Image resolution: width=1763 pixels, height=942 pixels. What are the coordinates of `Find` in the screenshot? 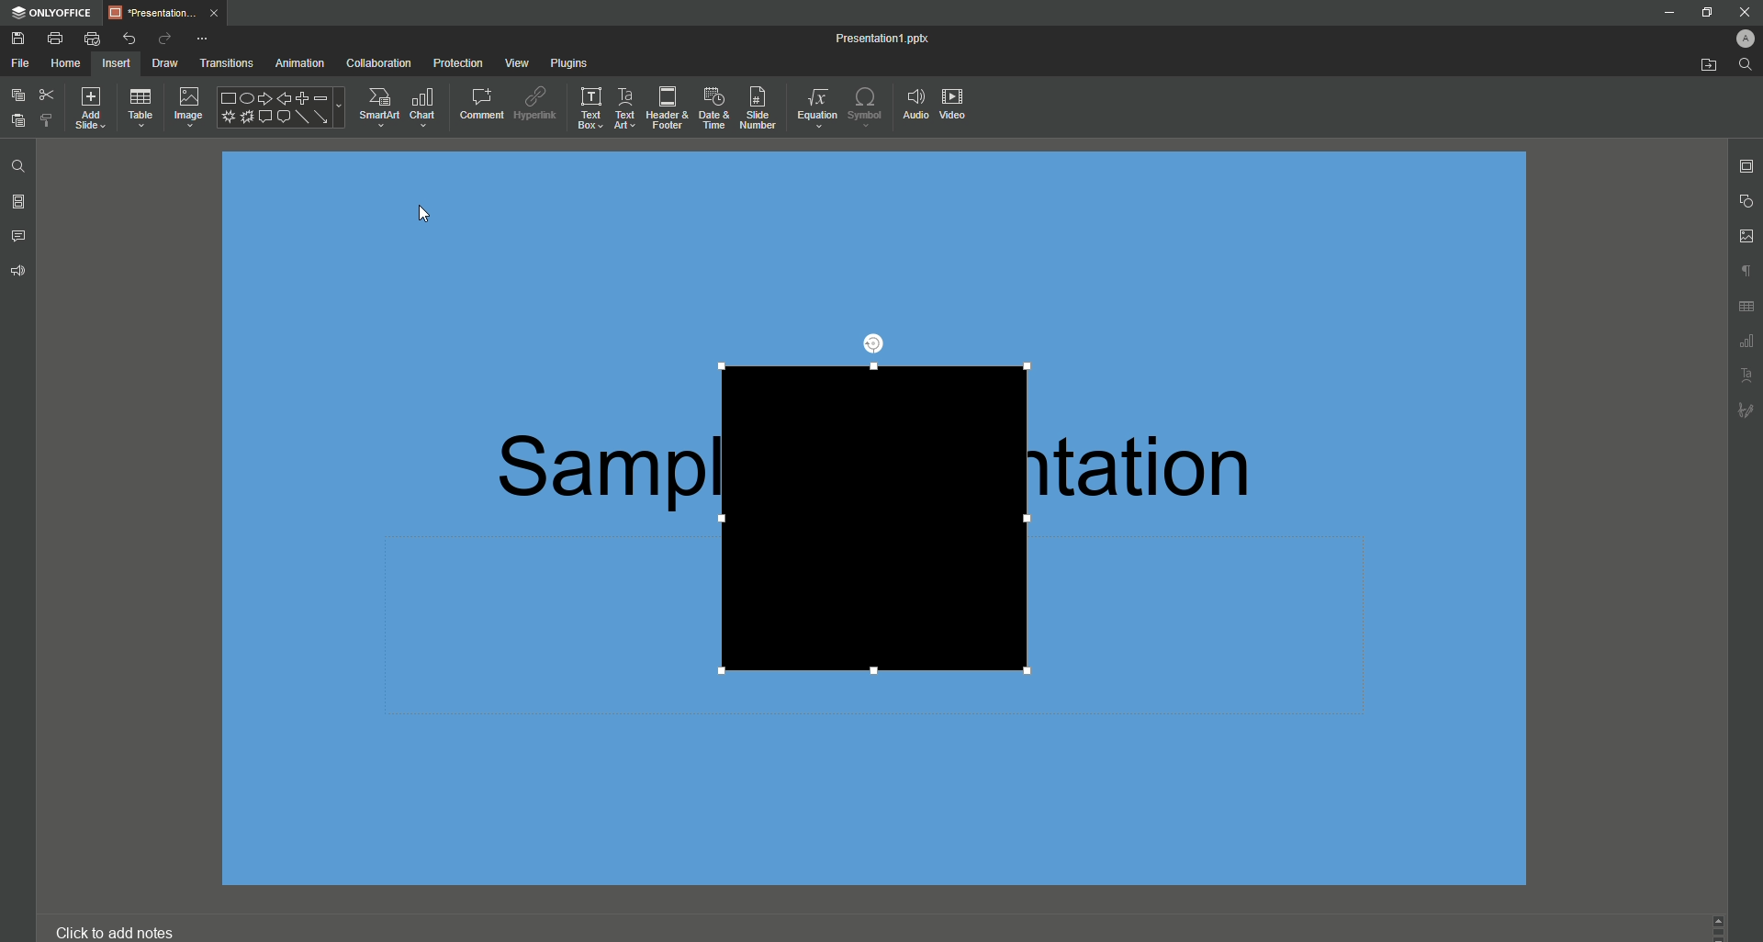 It's located at (20, 165).